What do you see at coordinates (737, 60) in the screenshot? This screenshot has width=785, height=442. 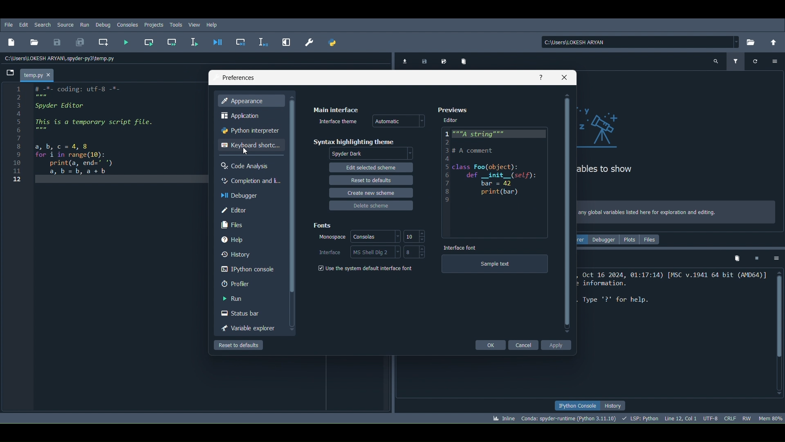 I see `Filter variables` at bounding box center [737, 60].